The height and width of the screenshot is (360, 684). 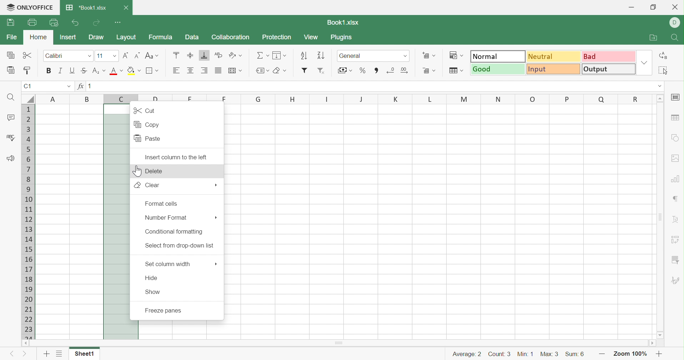 I want to click on More, so click(x=216, y=217).